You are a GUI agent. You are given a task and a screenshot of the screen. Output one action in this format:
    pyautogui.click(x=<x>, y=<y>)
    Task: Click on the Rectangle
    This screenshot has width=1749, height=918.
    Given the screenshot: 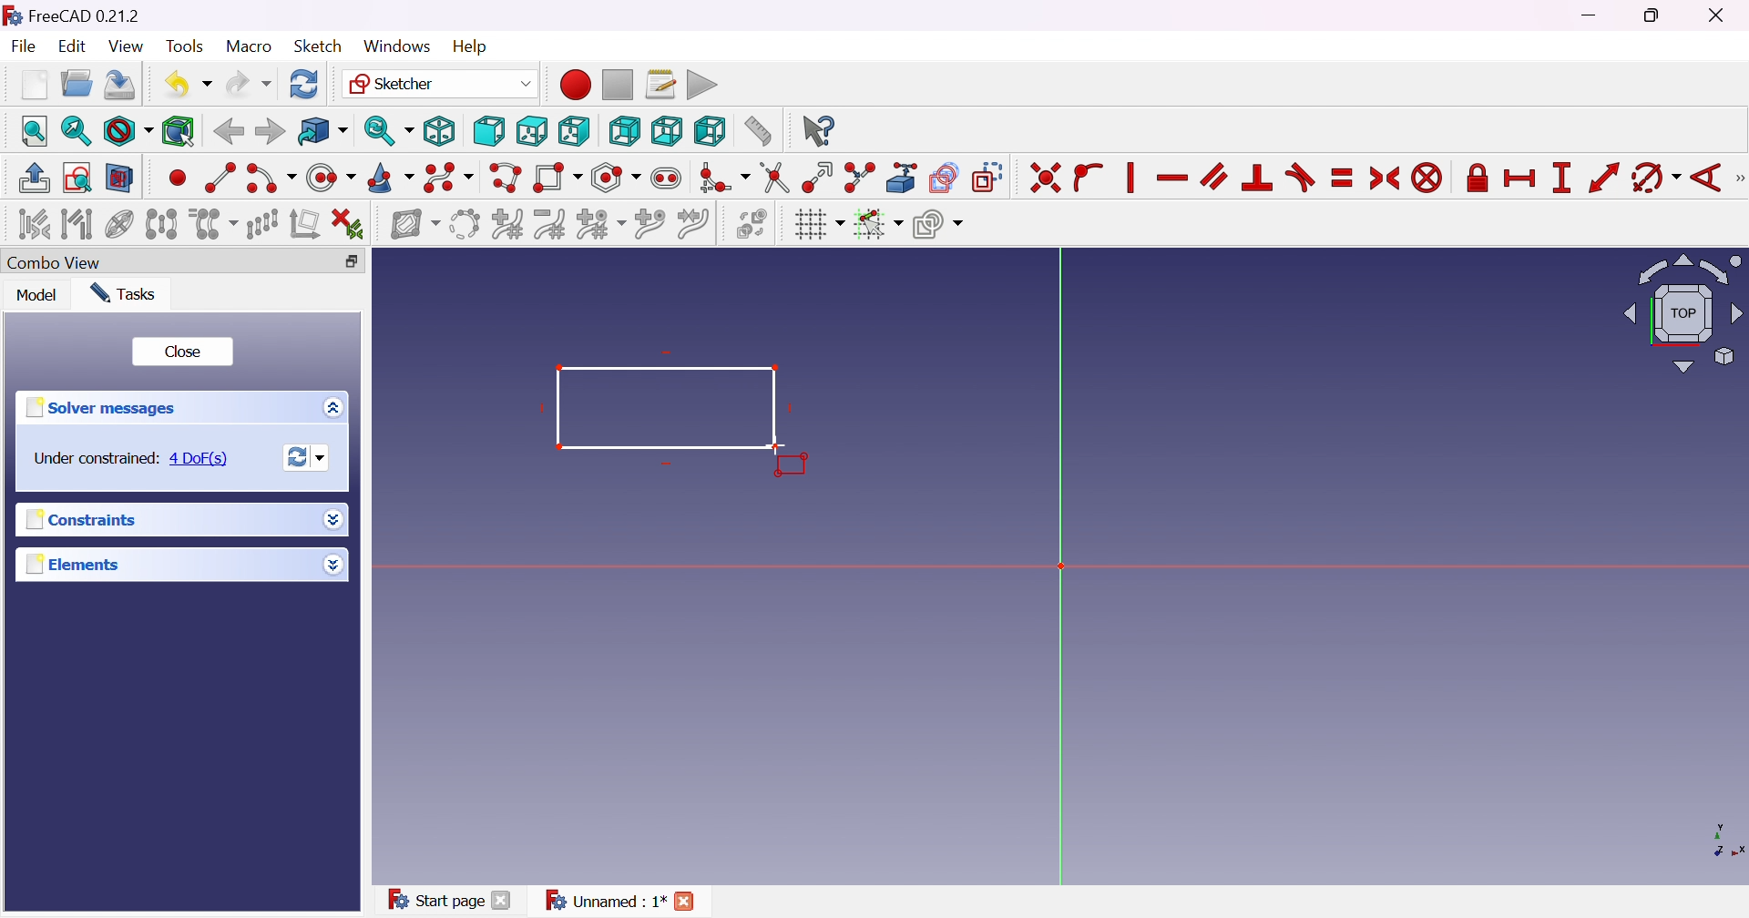 What is the action you would take?
    pyautogui.click(x=655, y=407)
    